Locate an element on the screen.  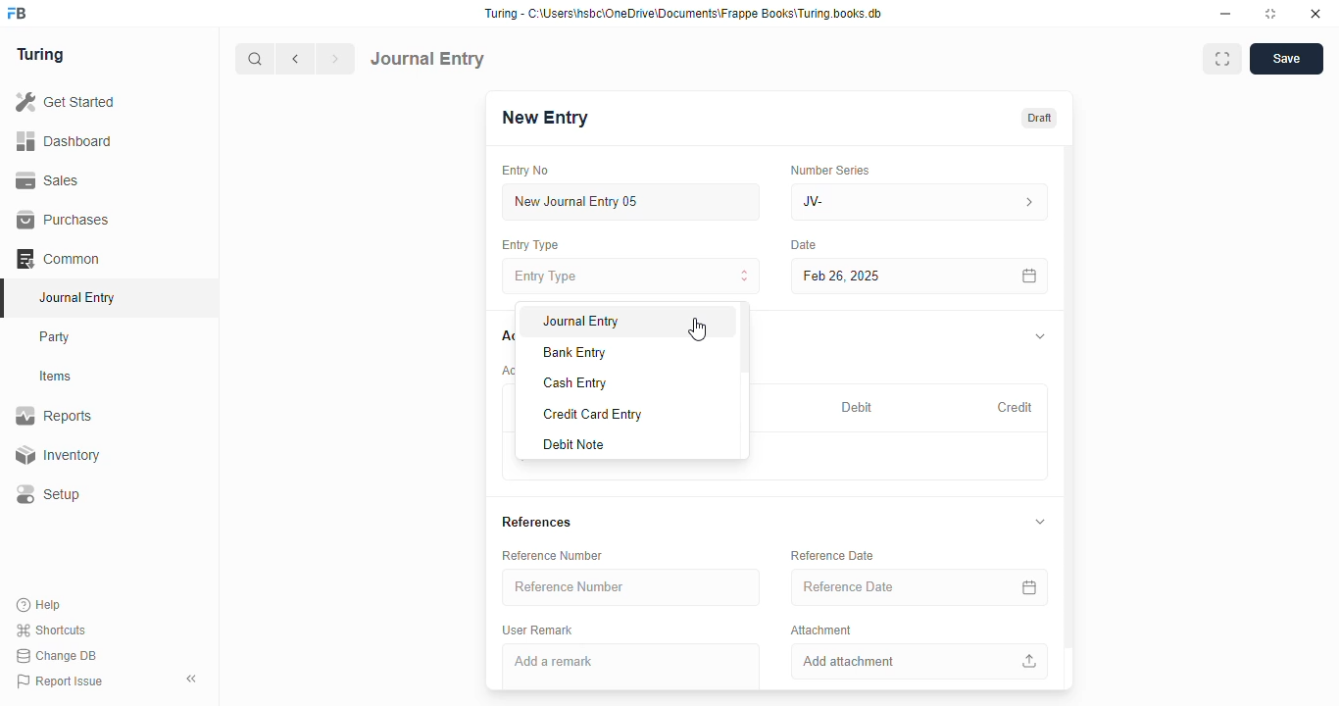
entry no is located at coordinates (526, 171).